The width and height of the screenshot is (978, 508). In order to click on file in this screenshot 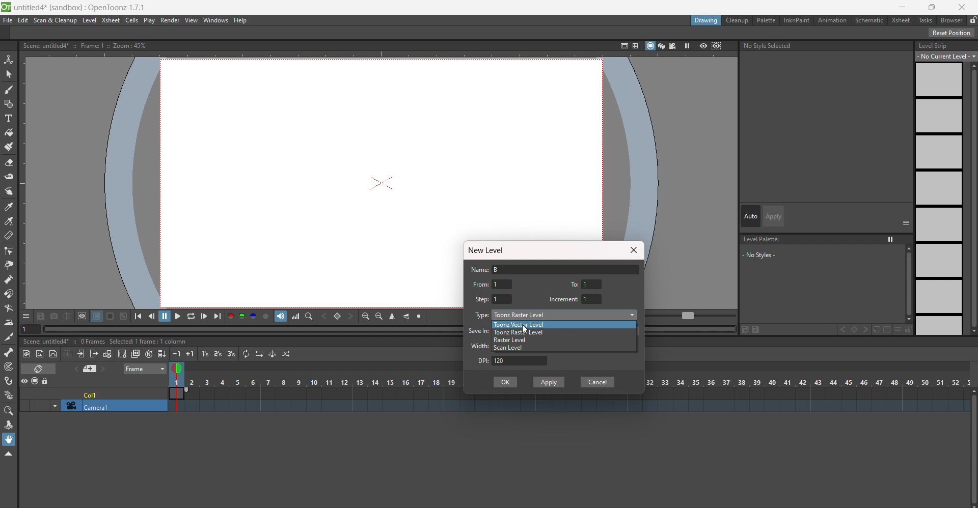, I will do `click(8, 20)`.